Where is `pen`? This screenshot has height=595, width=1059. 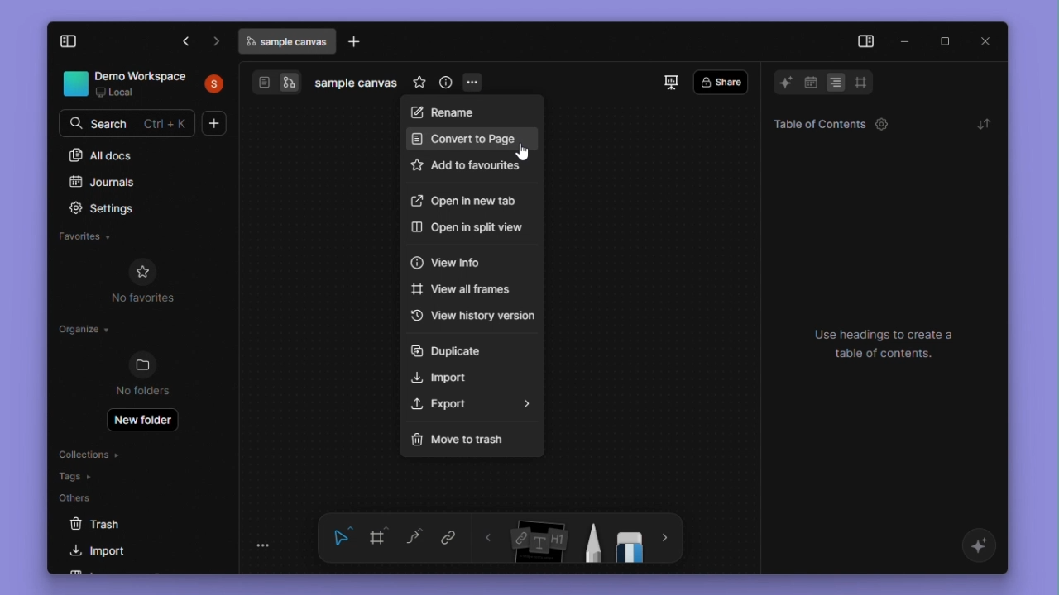
pen is located at coordinates (591, 543).